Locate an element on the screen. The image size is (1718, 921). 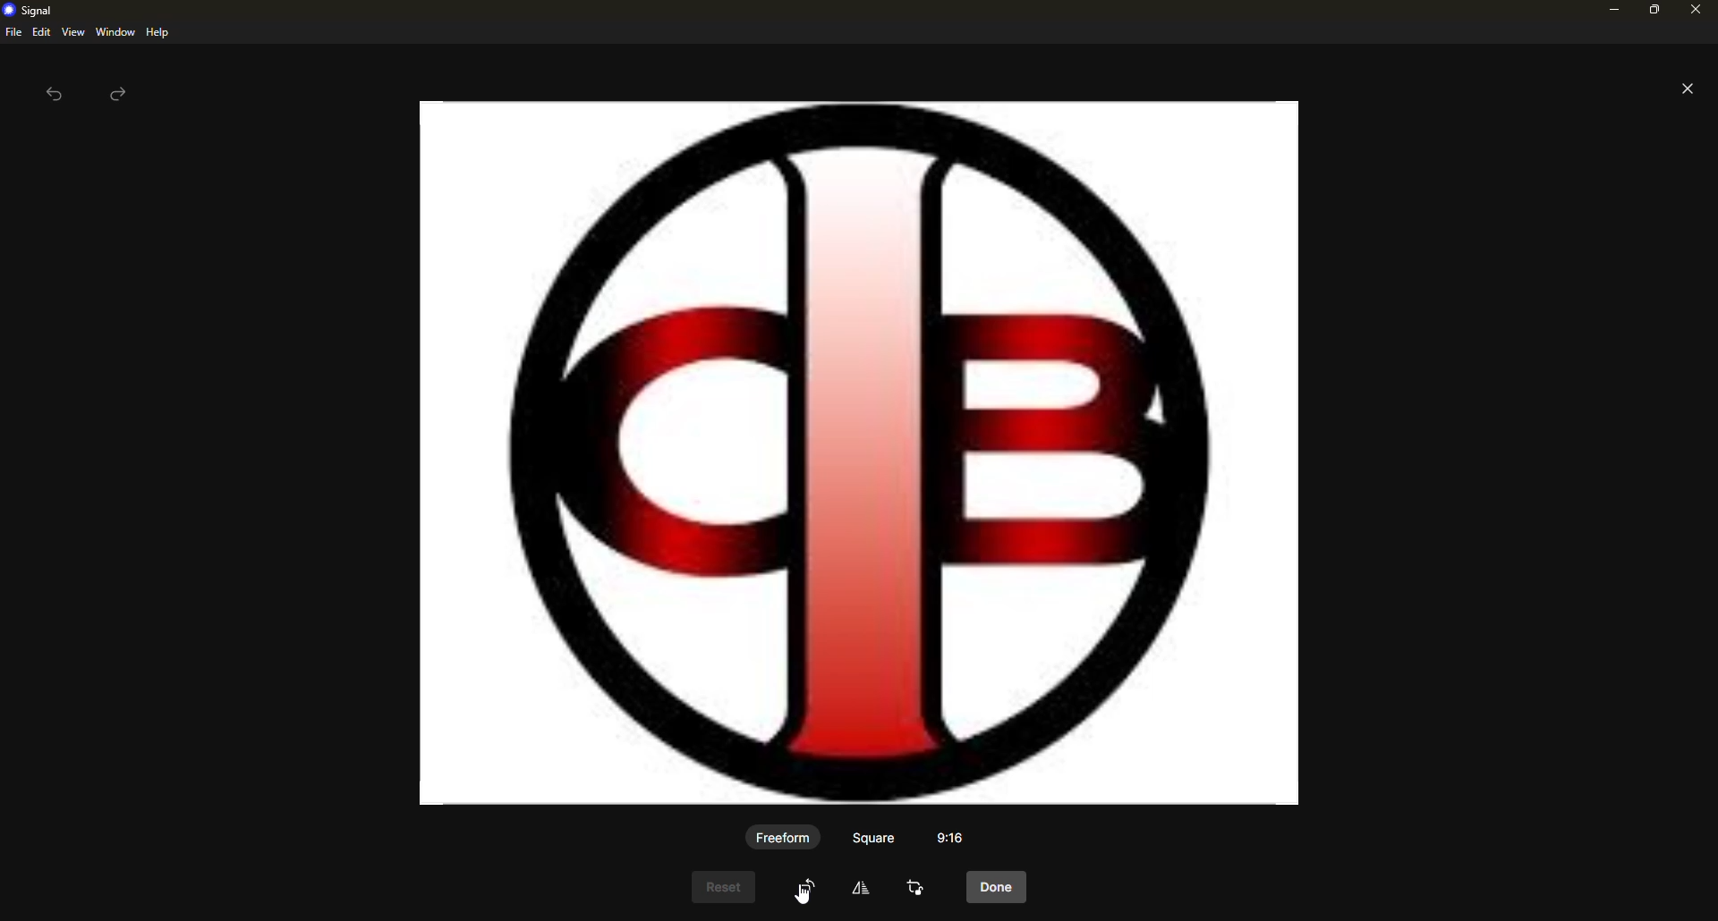
edit is located at coordinates (867, 887).